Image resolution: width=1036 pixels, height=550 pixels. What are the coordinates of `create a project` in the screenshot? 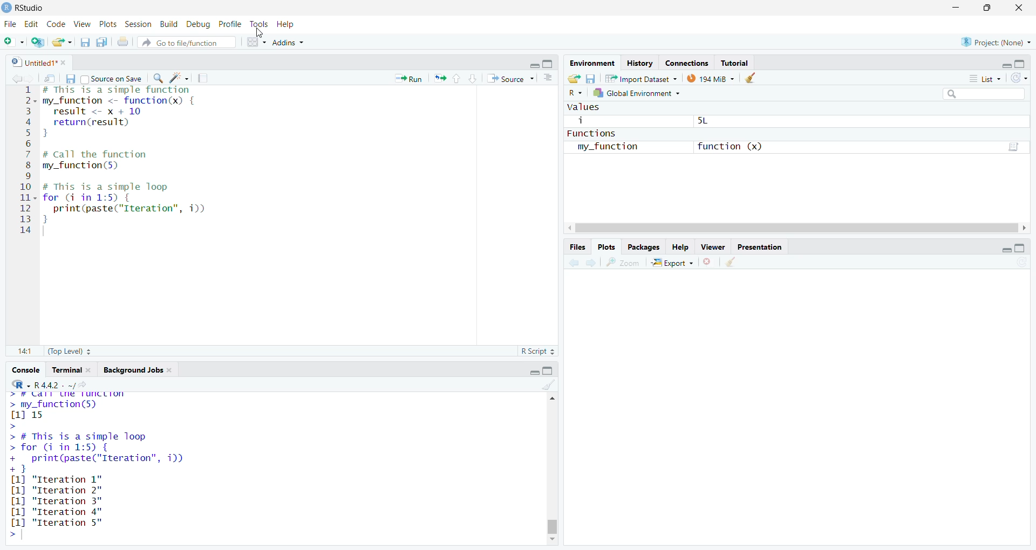 It's located at (38, 40).